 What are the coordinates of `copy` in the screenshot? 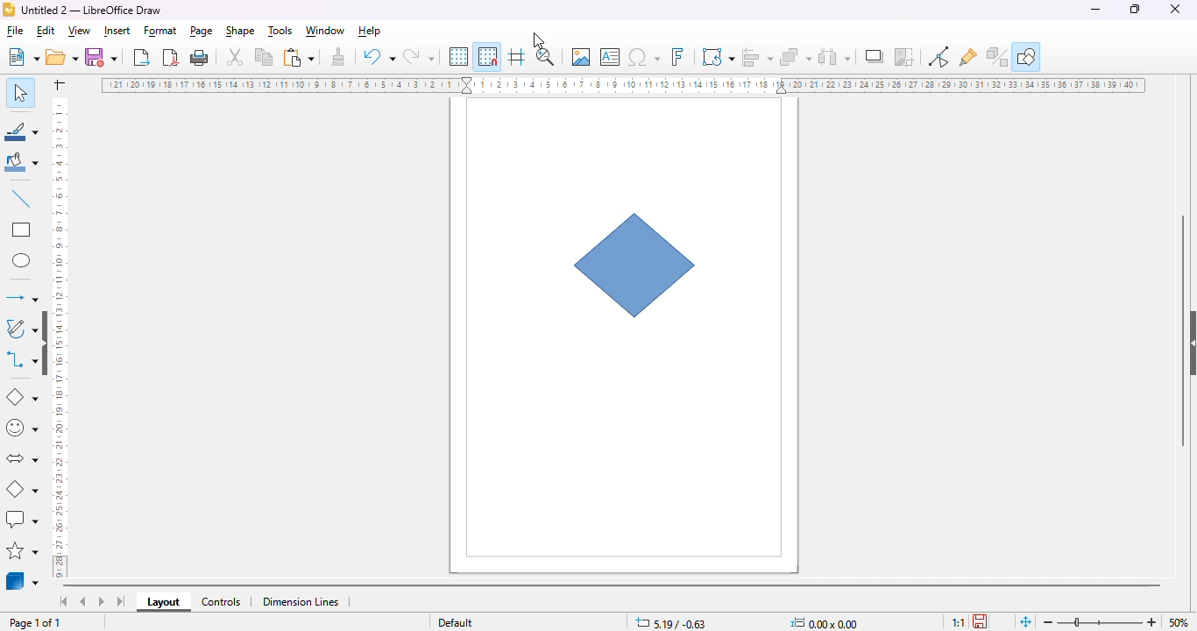 It's located at (265, 57).